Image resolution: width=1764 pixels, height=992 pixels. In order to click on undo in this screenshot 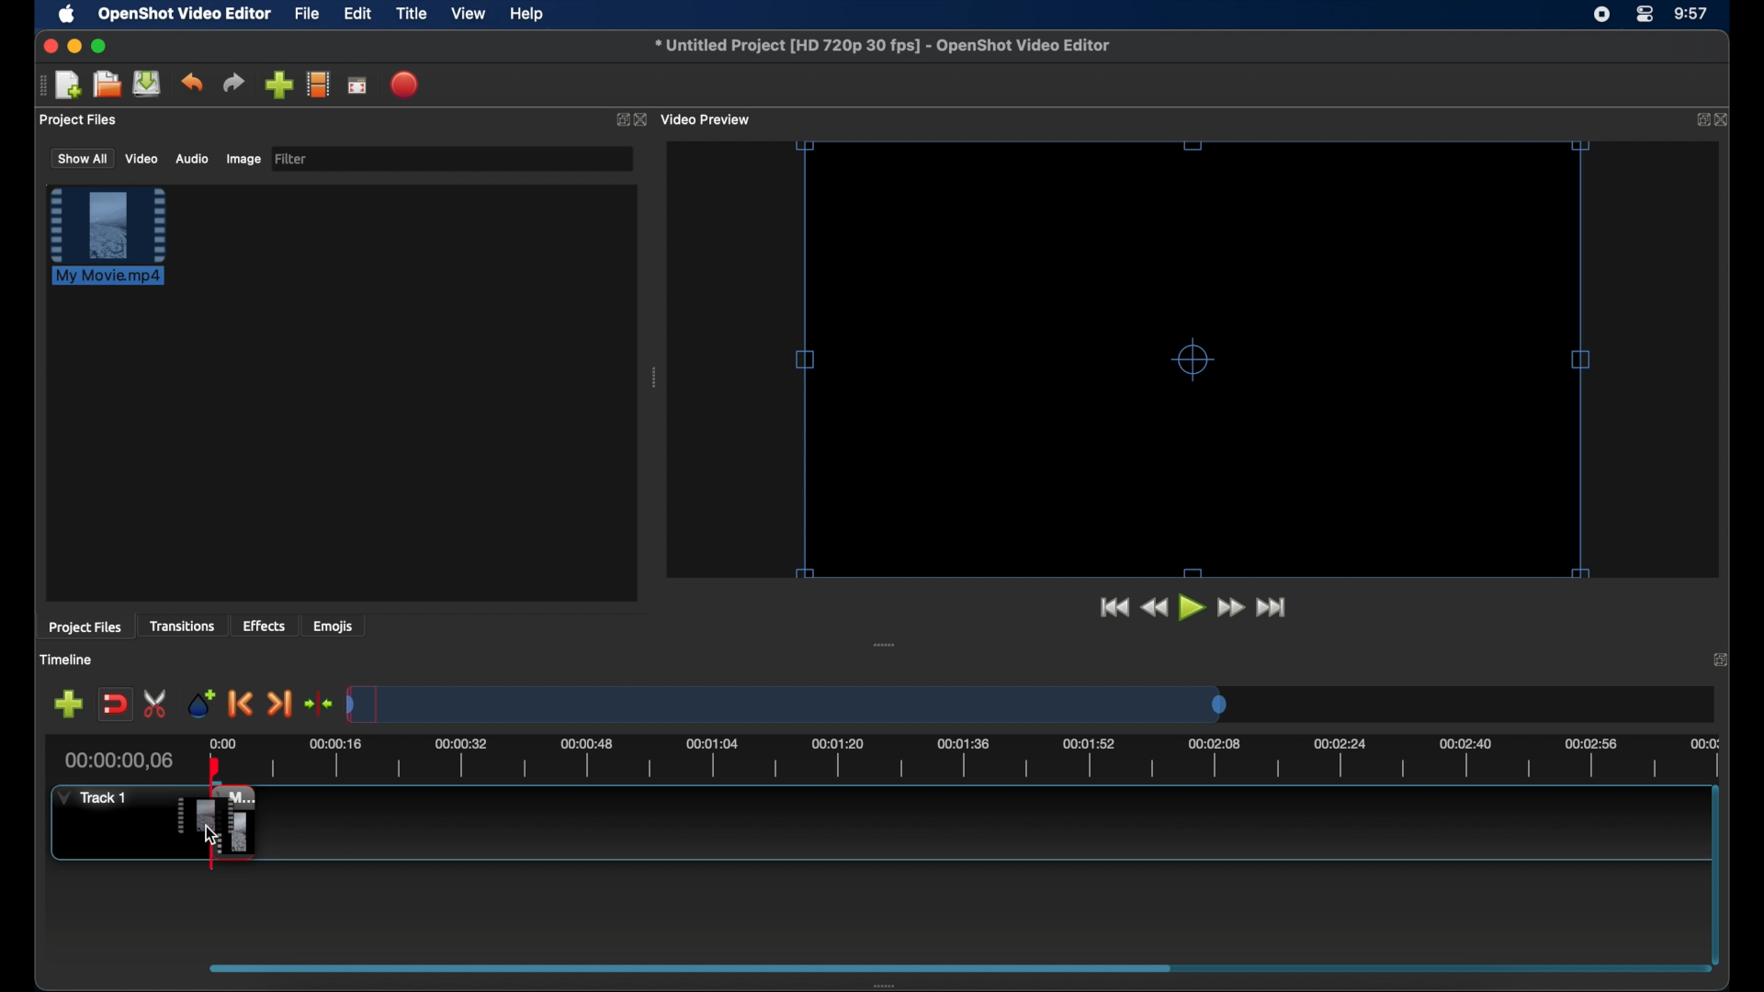, I will do `click(191, 83)`.